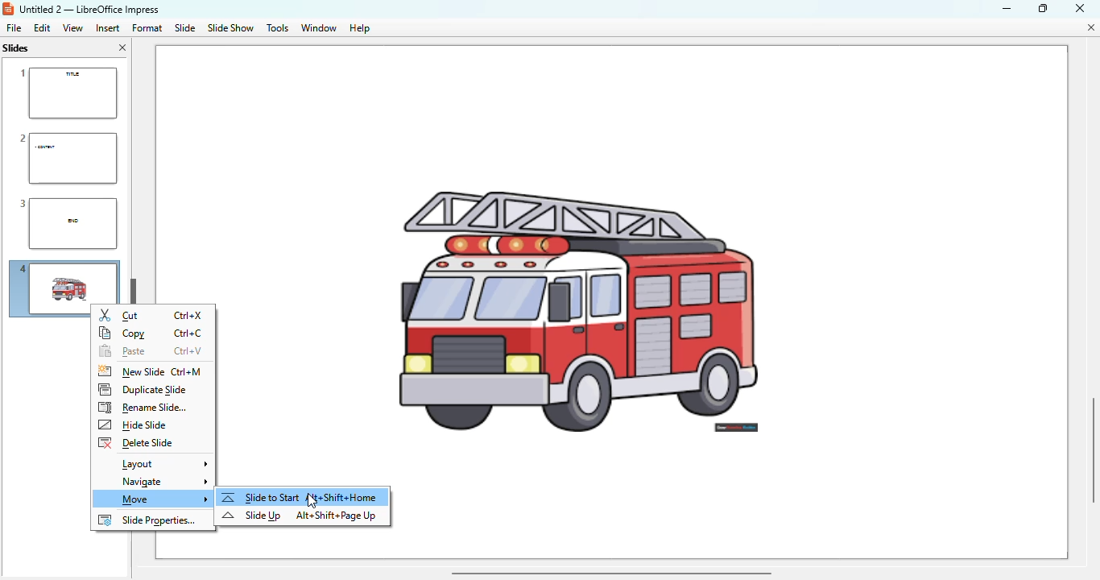 This screenshot has width=1100, height=580. I want to click on shortcut for cut, so click(190, 316).